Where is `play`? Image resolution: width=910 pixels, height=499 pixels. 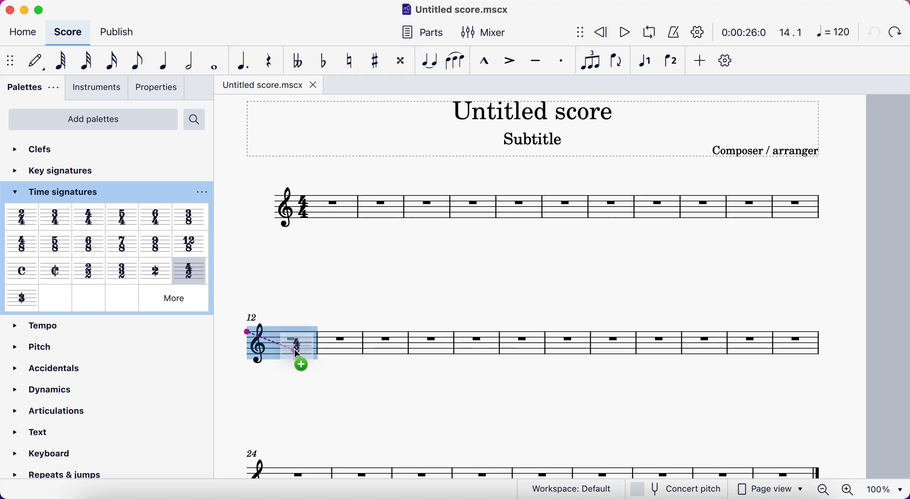 play is located at coordinates (621, 32).